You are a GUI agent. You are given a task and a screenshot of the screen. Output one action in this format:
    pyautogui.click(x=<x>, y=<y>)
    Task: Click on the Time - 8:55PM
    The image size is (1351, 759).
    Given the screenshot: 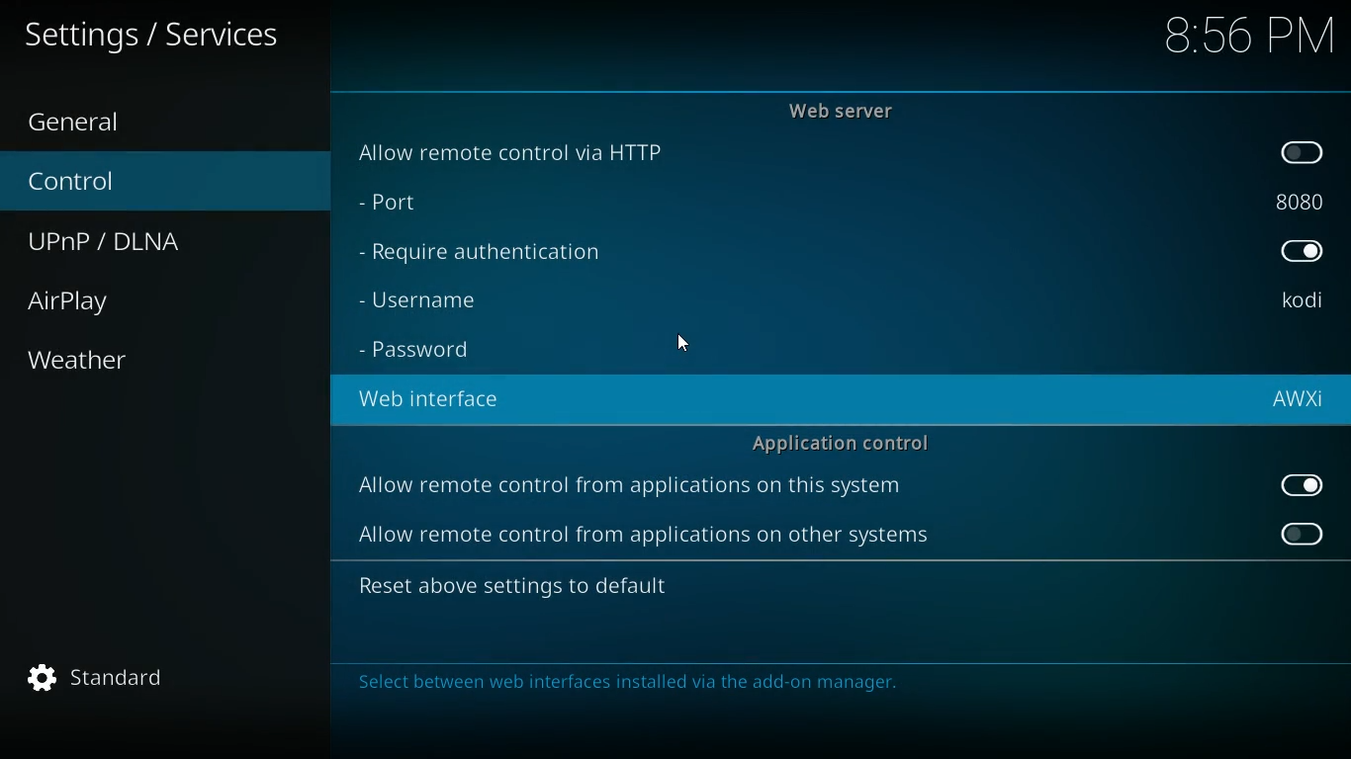 What is the action you would take?
    pyautogui.click(x=1249, y=37)
    